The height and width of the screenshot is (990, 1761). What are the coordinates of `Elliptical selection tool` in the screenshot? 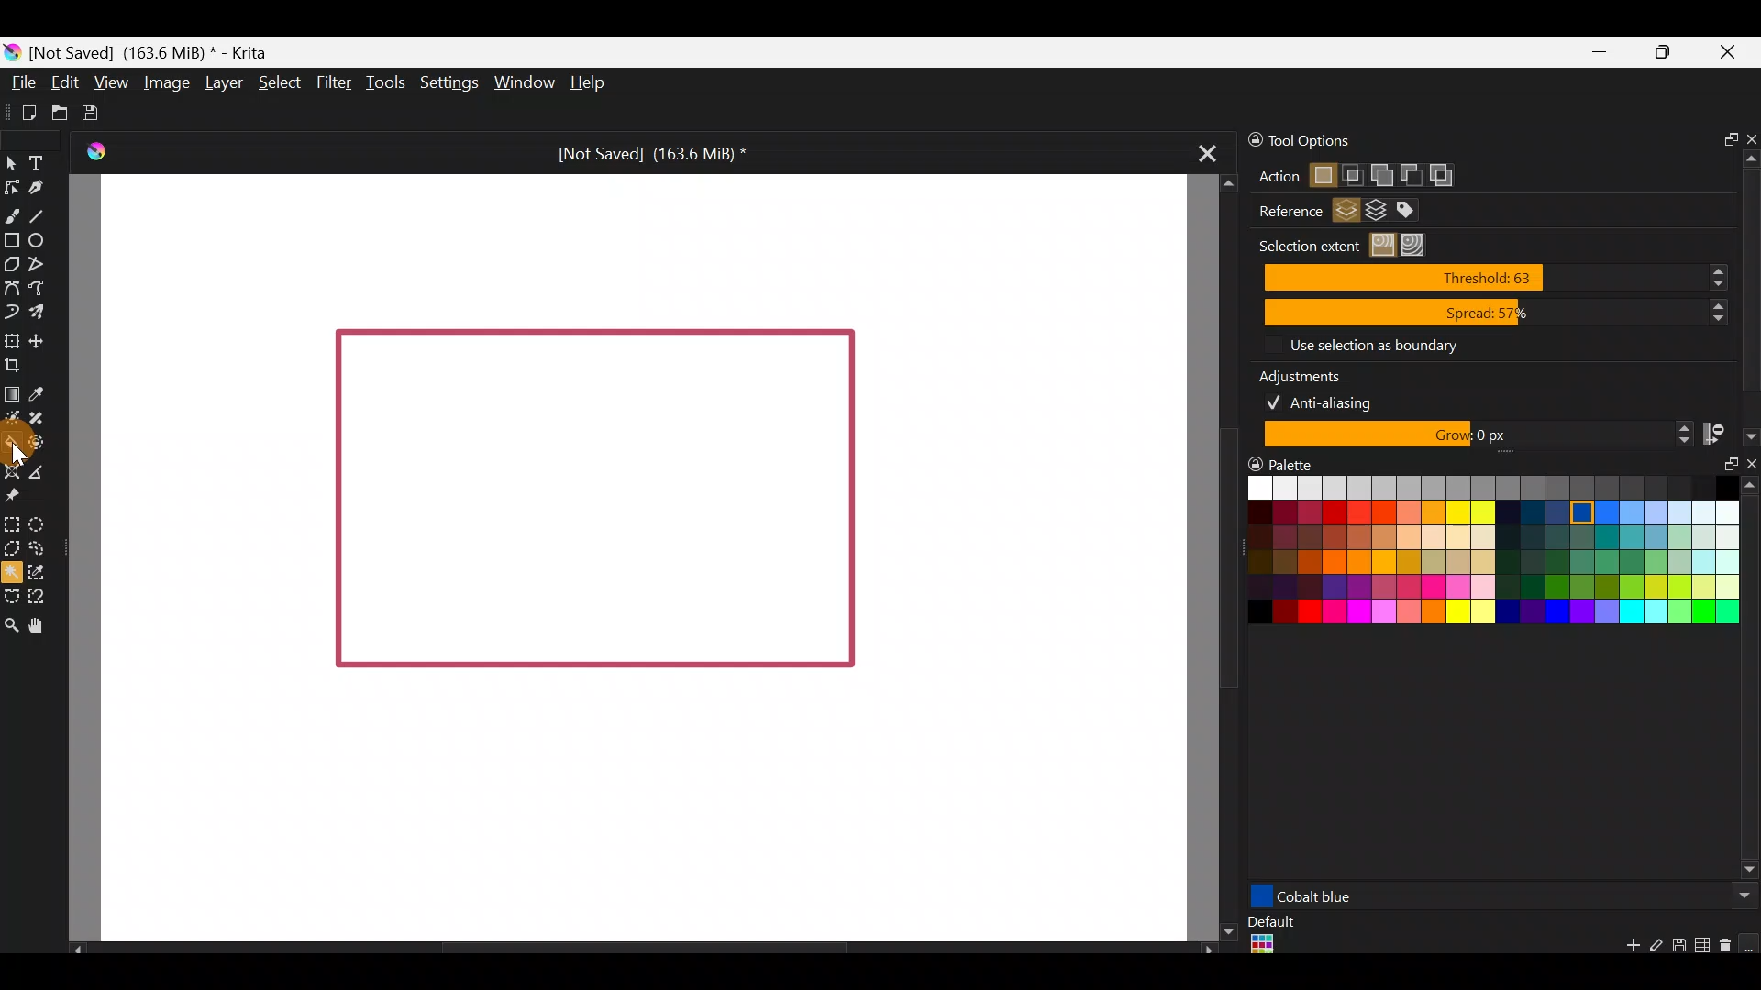 It's located at (39, 523).